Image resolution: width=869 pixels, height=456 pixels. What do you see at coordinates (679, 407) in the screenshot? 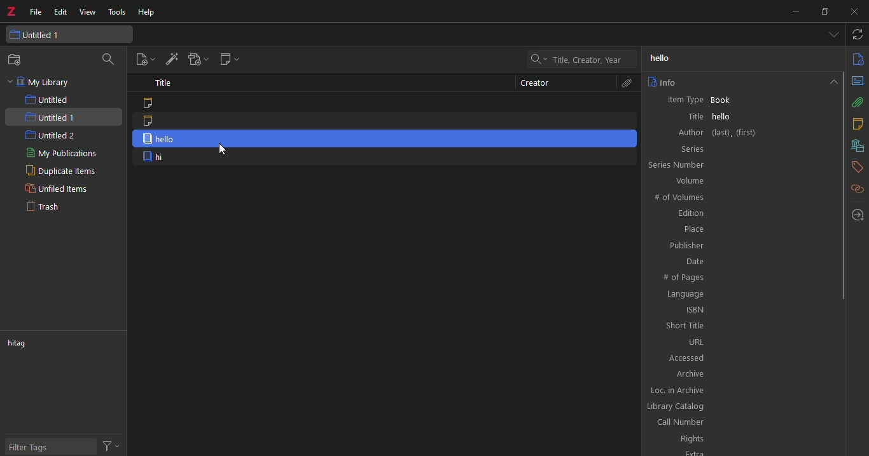
I see `library catalog` at bounding box center [679, 407].